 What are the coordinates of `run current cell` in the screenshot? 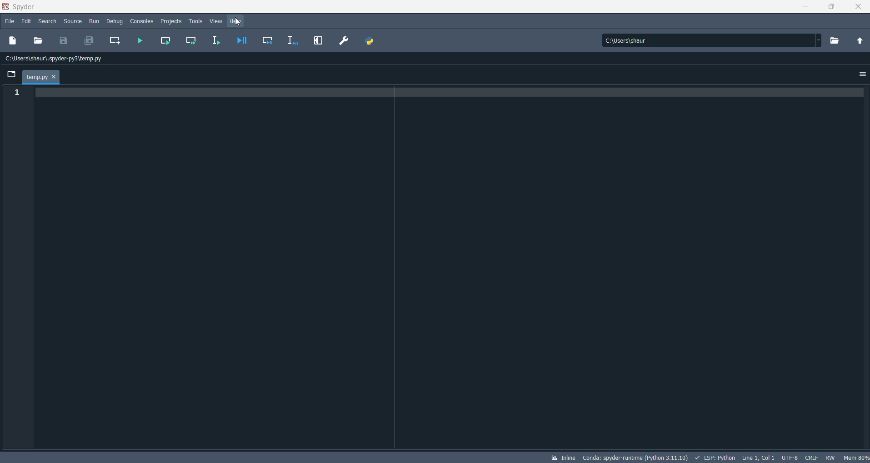 It's located at (167, 41).